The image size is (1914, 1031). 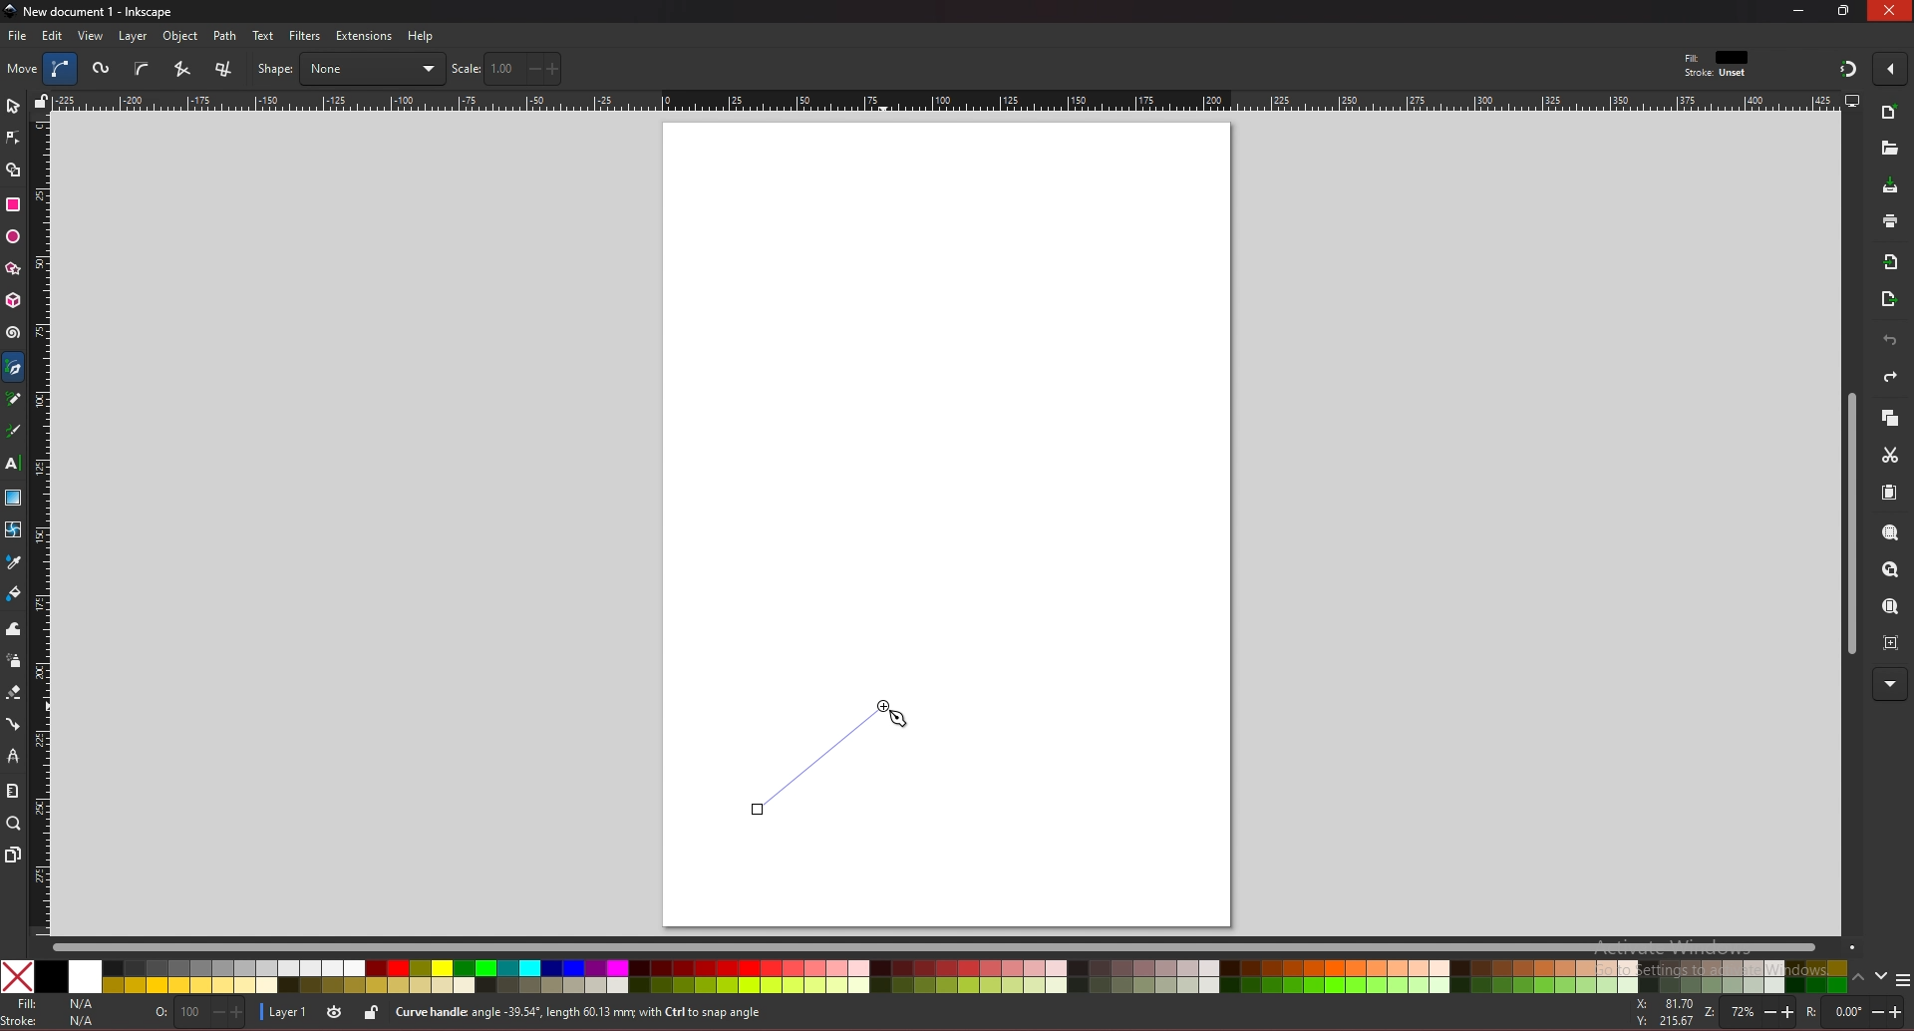 What do you see at coordinates (92, 10) in the screenshot?
I see `title` at bounding box center [92, 10].